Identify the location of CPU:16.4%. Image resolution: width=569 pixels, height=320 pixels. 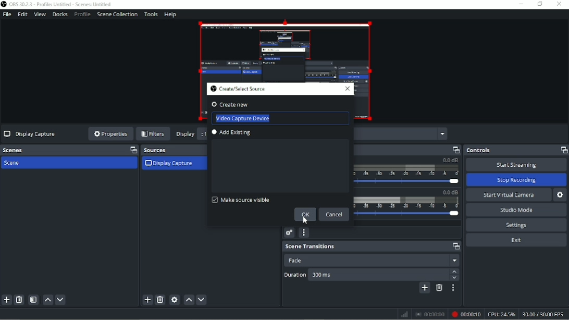
(502, 315).